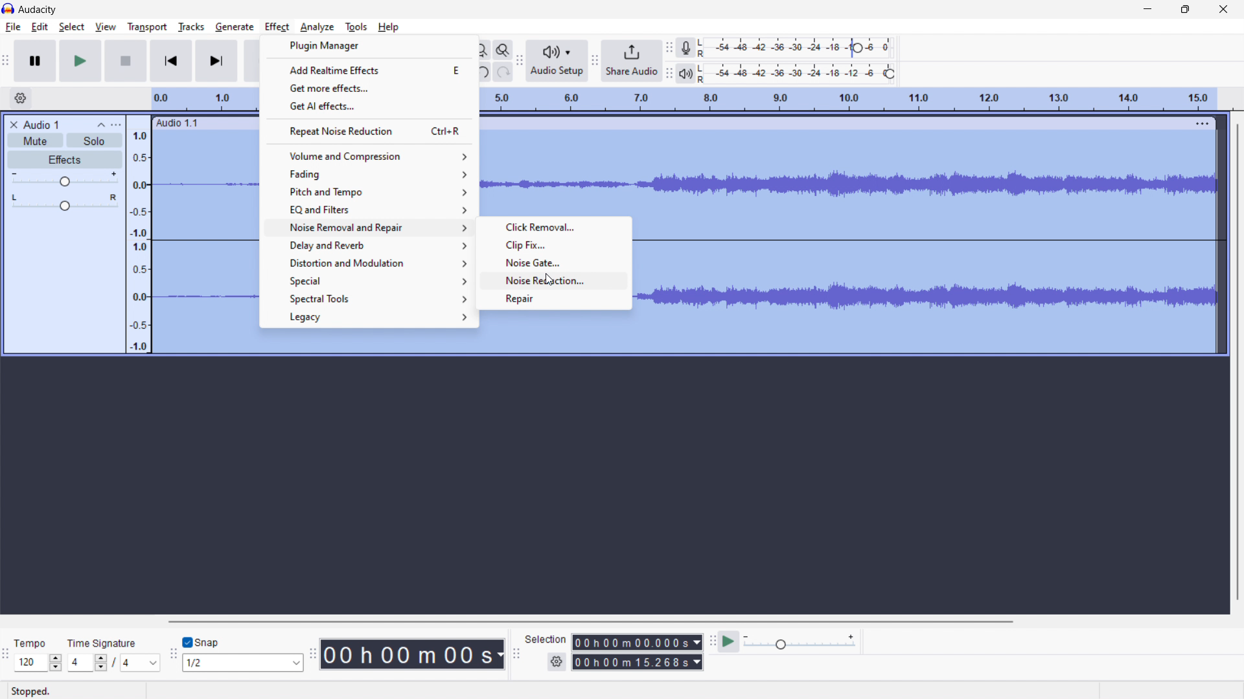  I want to click on minimize, so click(1148, 11).